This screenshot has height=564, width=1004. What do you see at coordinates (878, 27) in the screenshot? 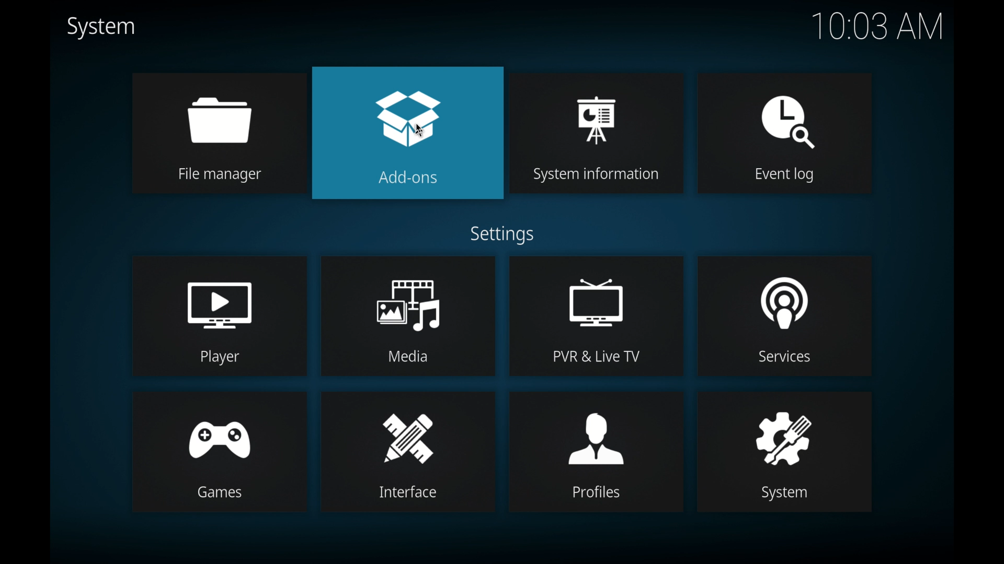
I see `time` at bounding box center [878, 27].